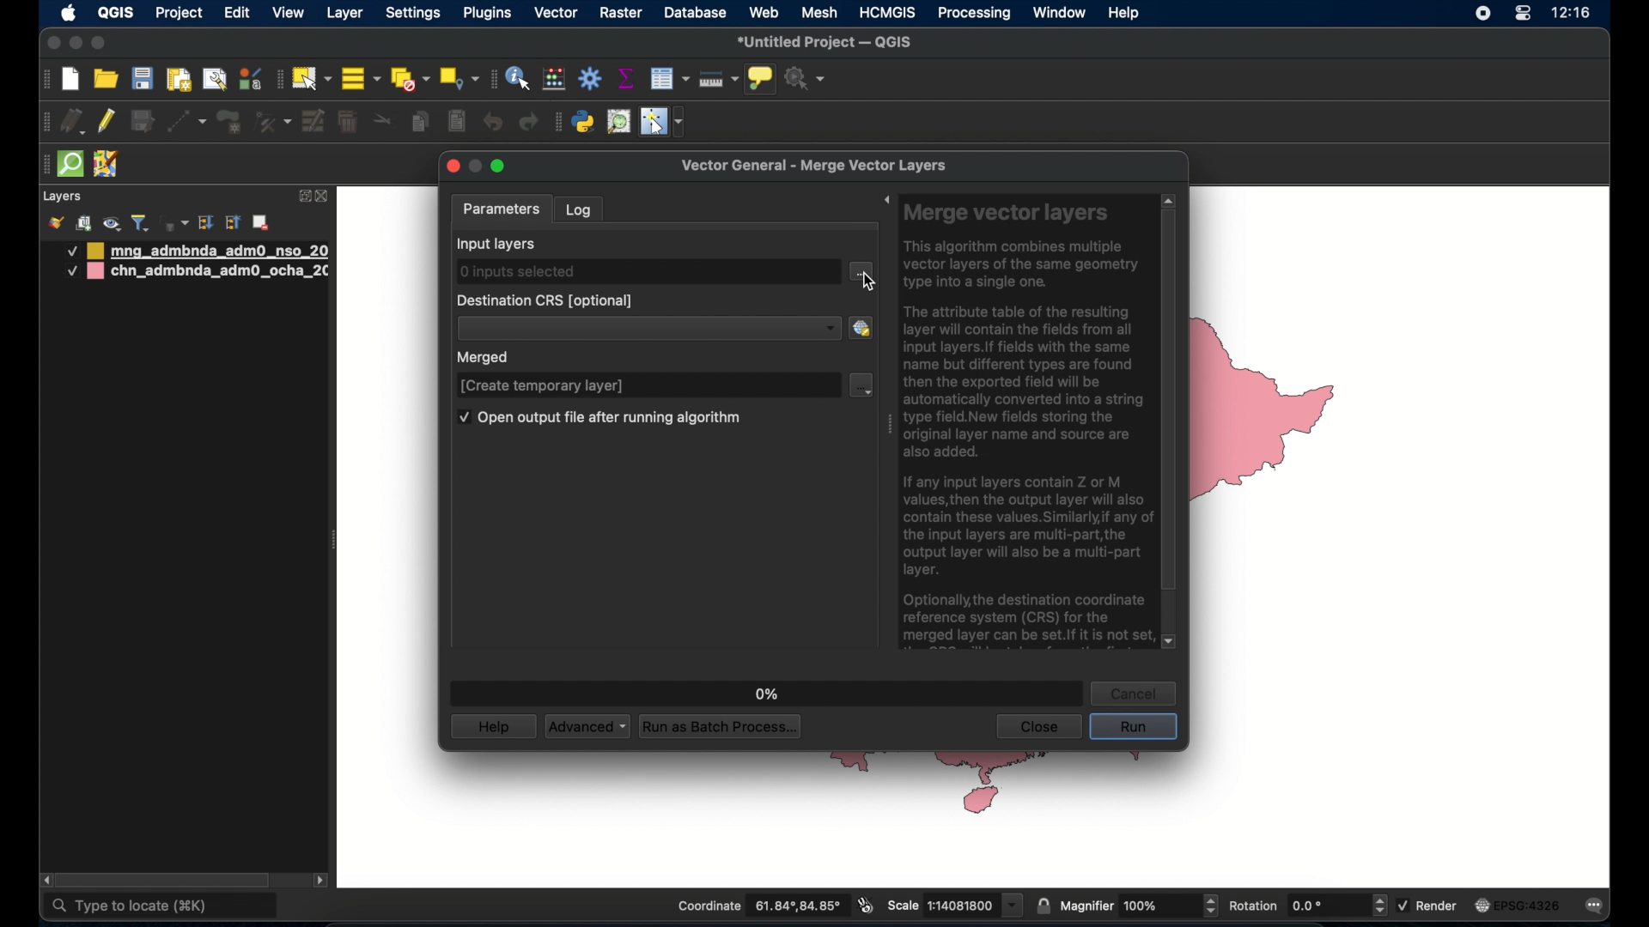 The height and width of the screenshot is (927, 1649). I want to click on layer, so click(347, 12).